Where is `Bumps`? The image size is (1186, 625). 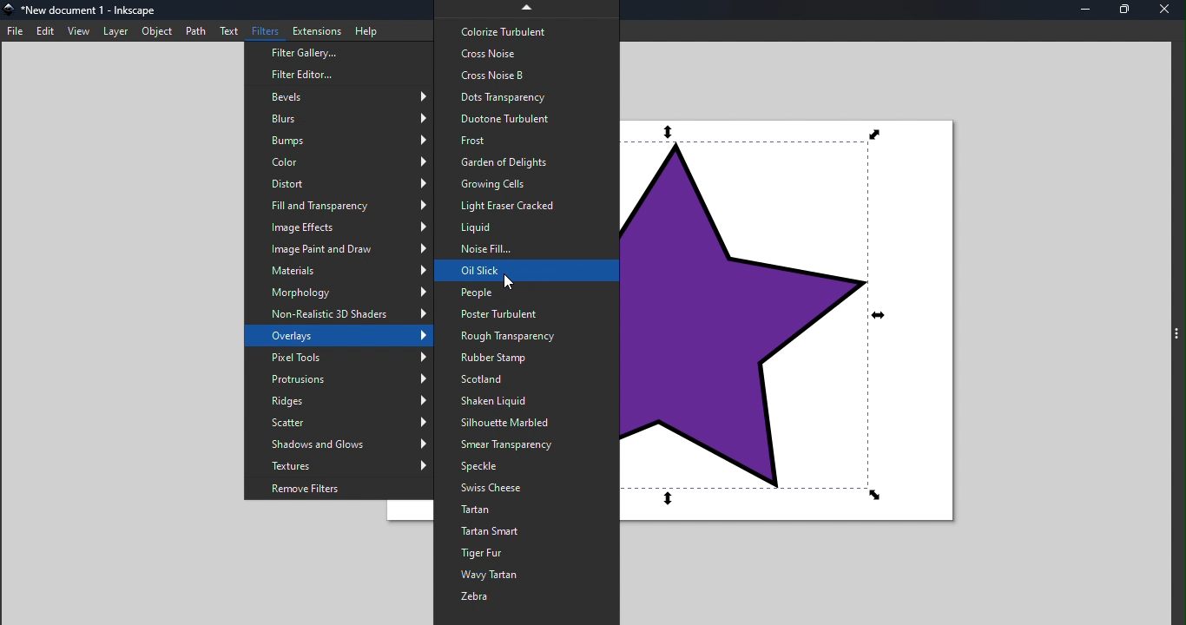
Bumps is located at coordinates (337, 140).